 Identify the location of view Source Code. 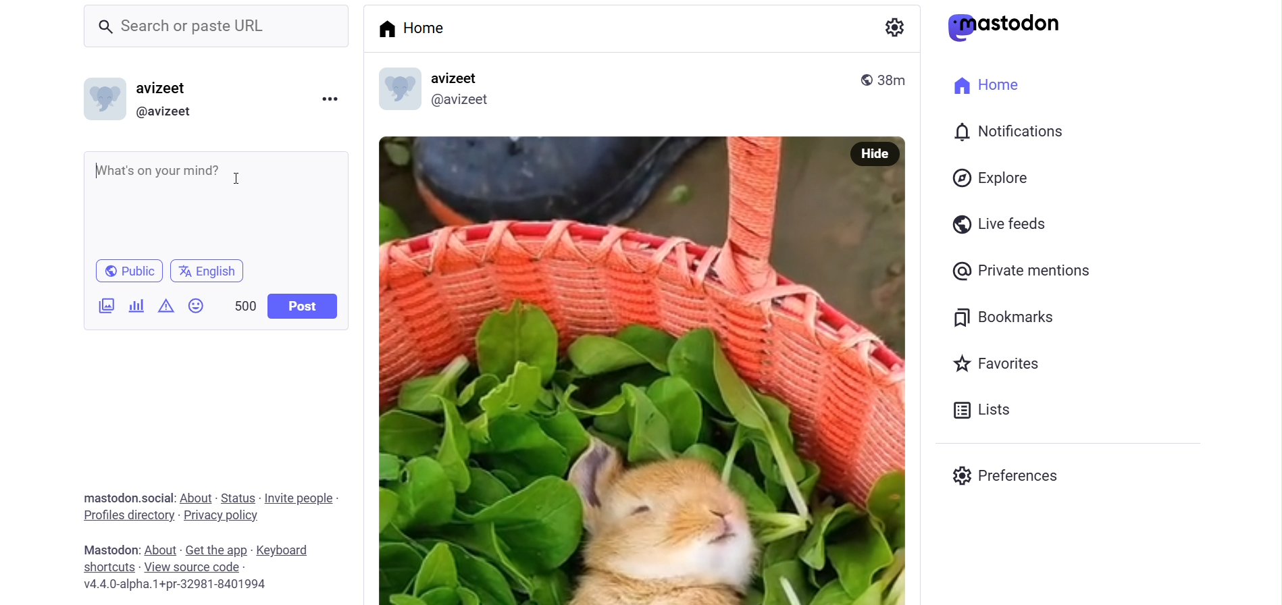
(197, 567).